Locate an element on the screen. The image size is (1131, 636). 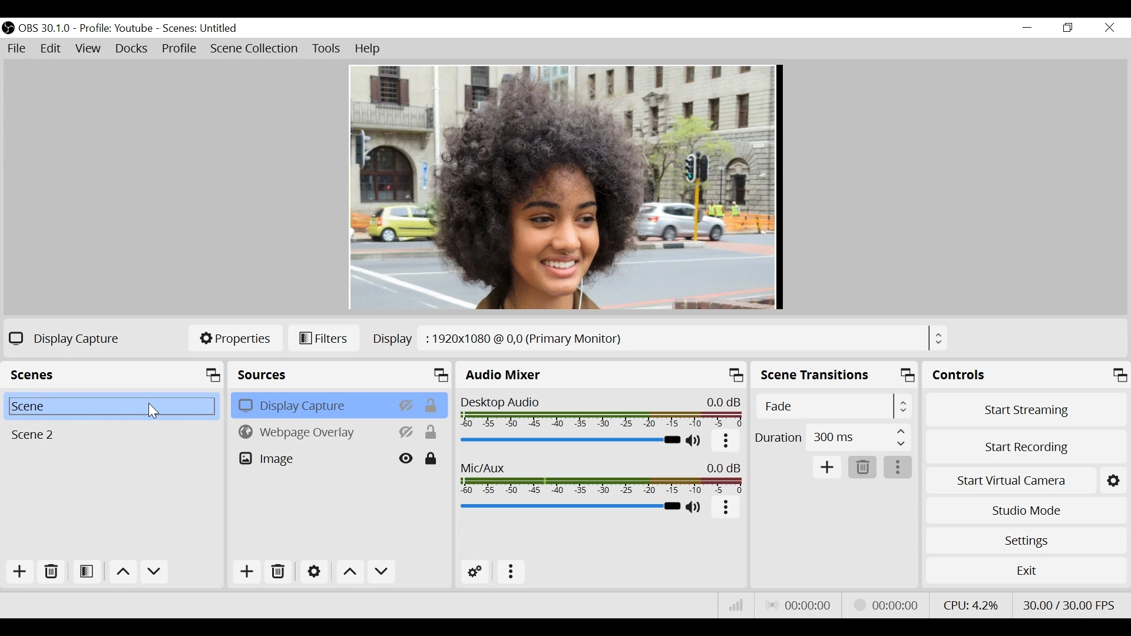
Add is located at coordinates (21, 571).